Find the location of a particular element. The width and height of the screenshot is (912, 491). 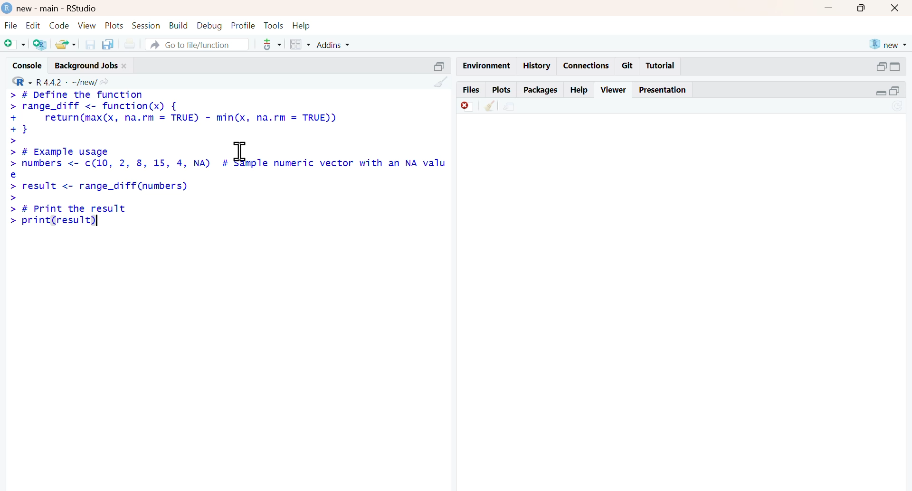

Sync is located at coordinates (898, 107).